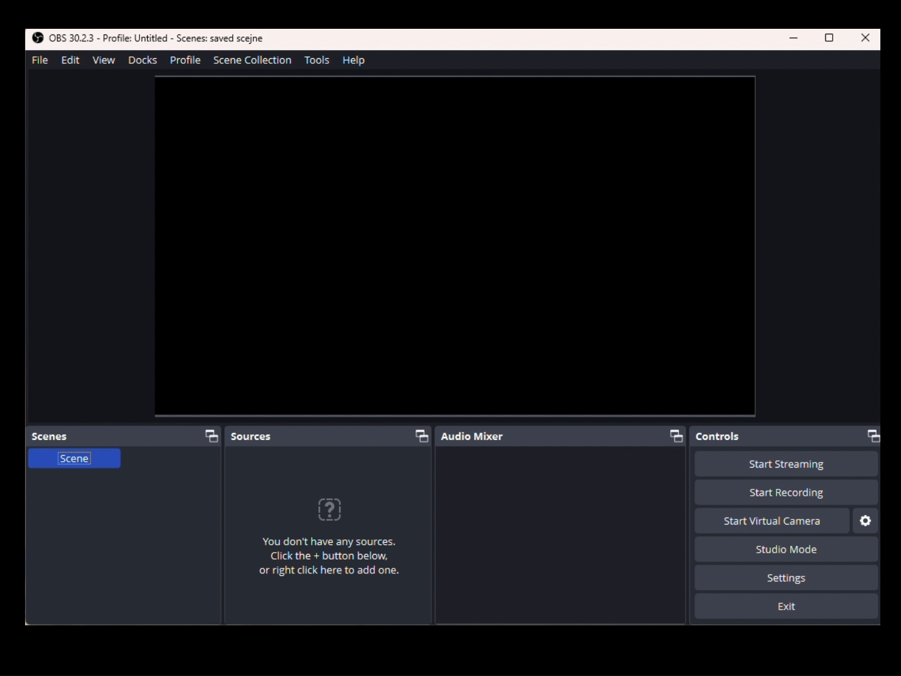  I want to click on Scene, so click(73, 463).